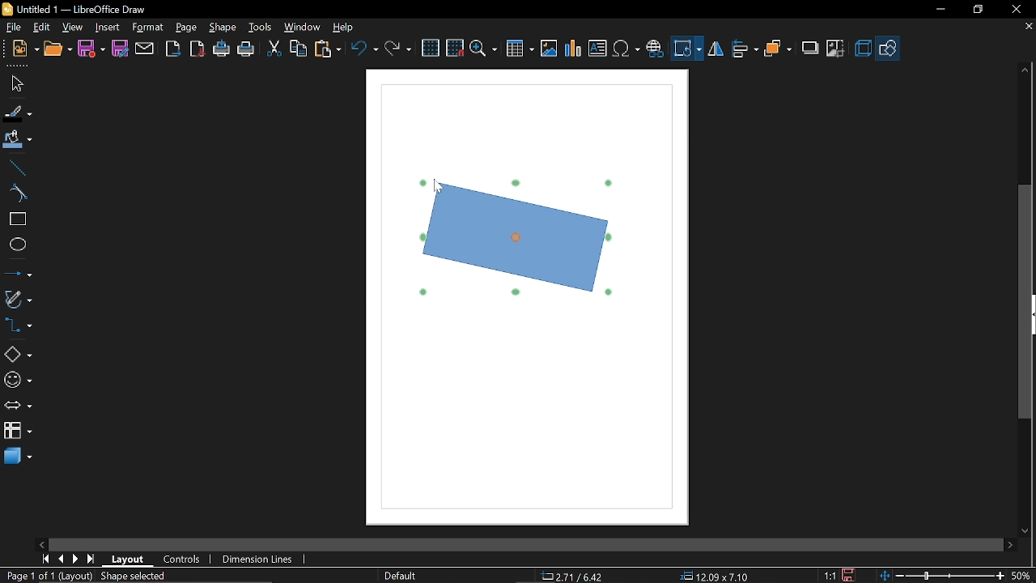 The height and width of the screenshot is (583, 1036). Describe the element at coordinates (247, 50) in the screenshot. I see `print` at that location.